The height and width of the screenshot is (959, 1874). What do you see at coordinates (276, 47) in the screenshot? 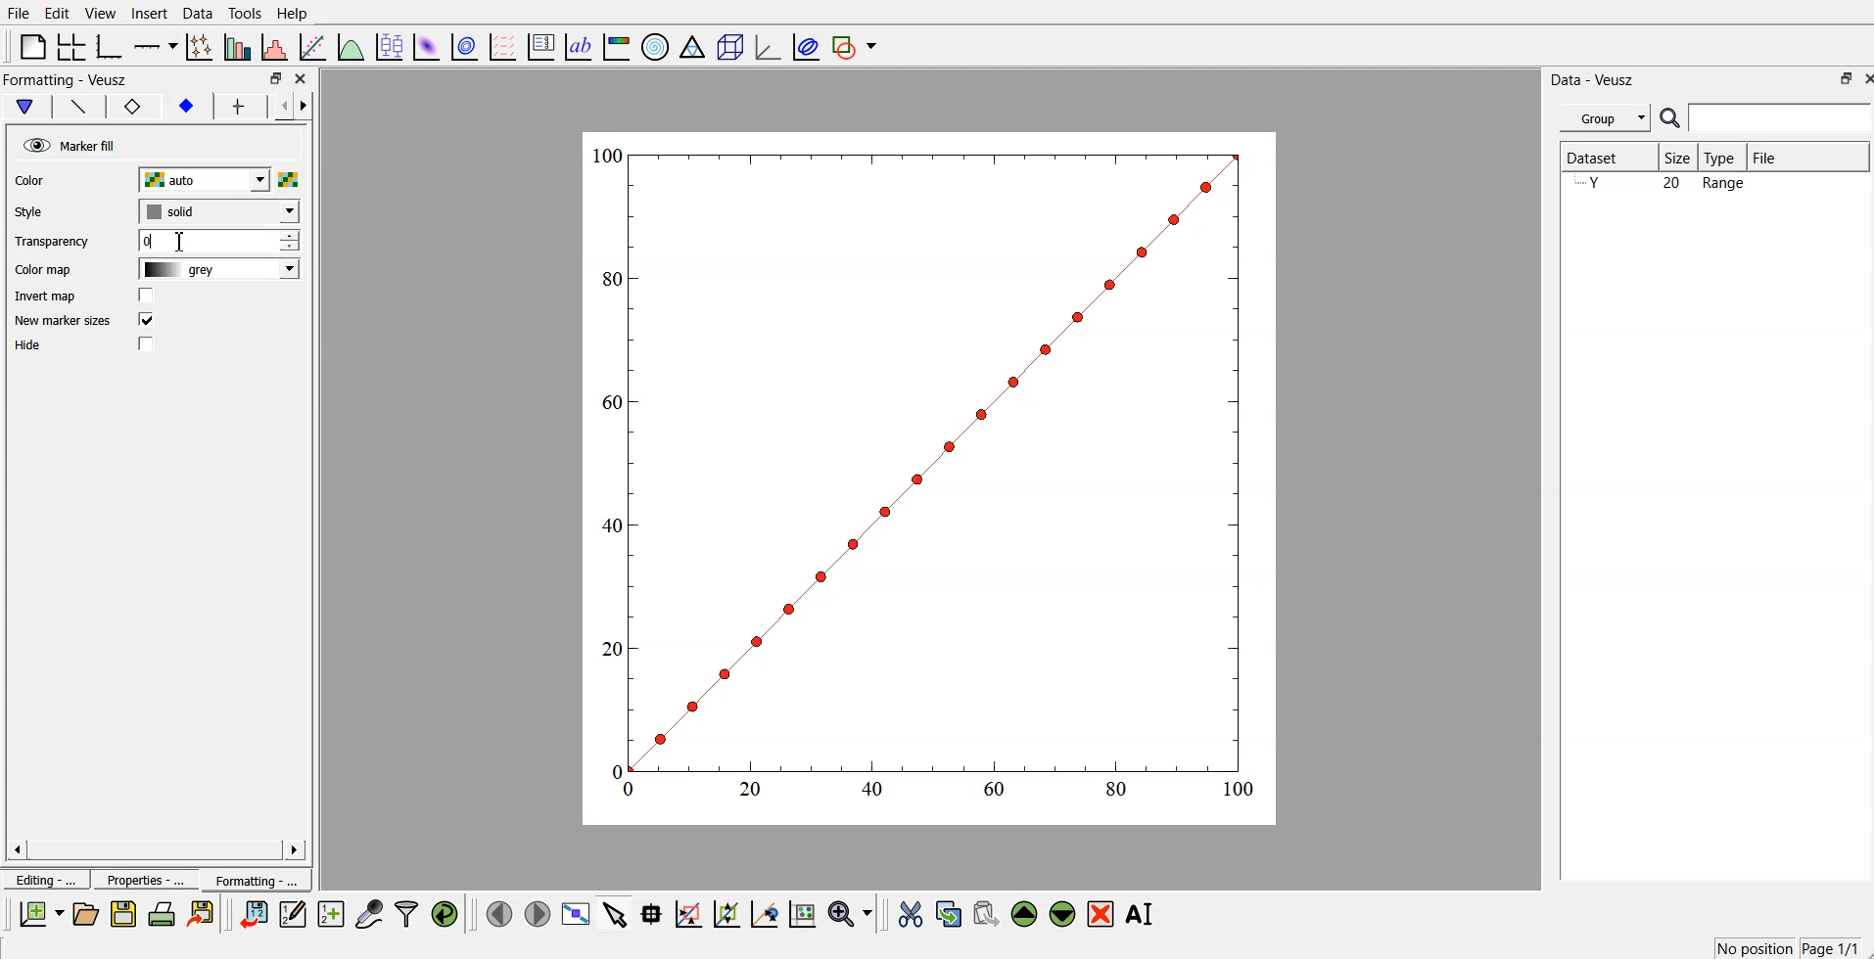
I see `histogram of dataset` at bounding box center [276, 47].